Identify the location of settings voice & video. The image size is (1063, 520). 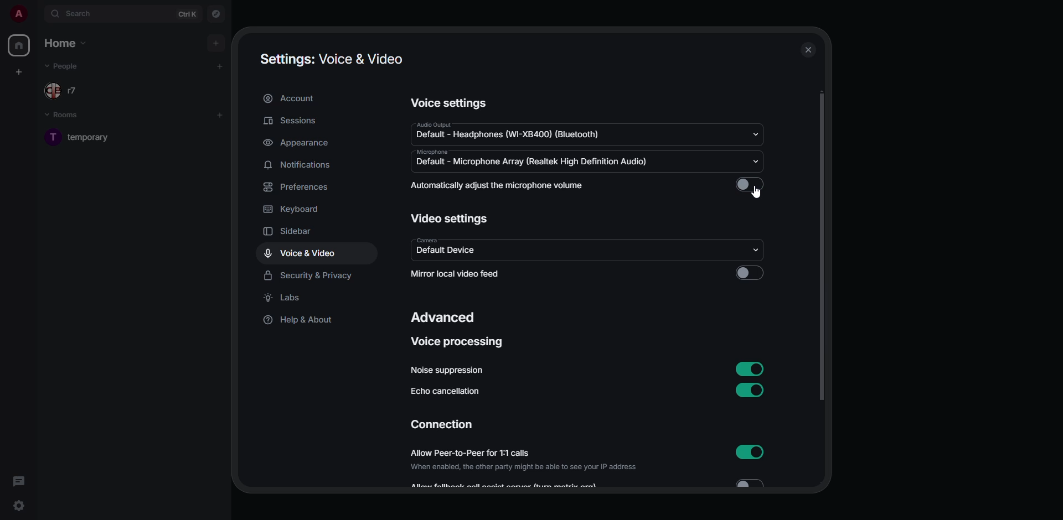
(330, 58).